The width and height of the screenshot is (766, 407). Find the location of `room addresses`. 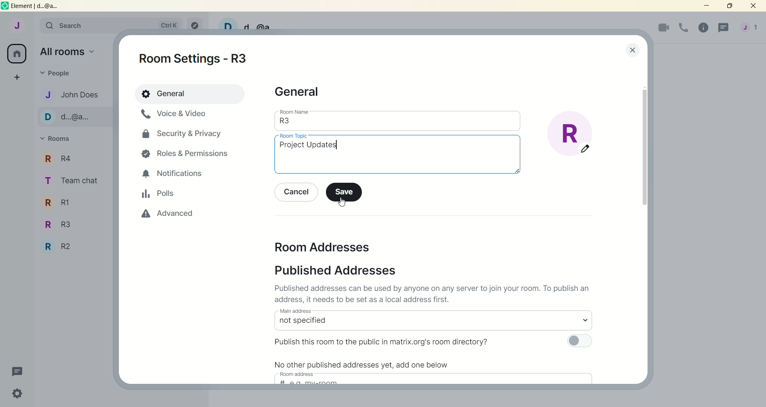

room addresses is located at coordinates (323, 249).